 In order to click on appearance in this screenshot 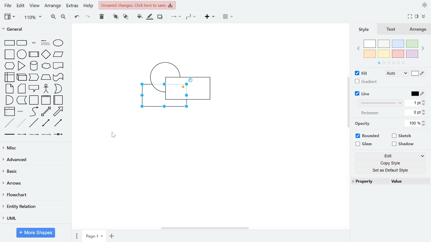, I will do `click(424, 5)`.